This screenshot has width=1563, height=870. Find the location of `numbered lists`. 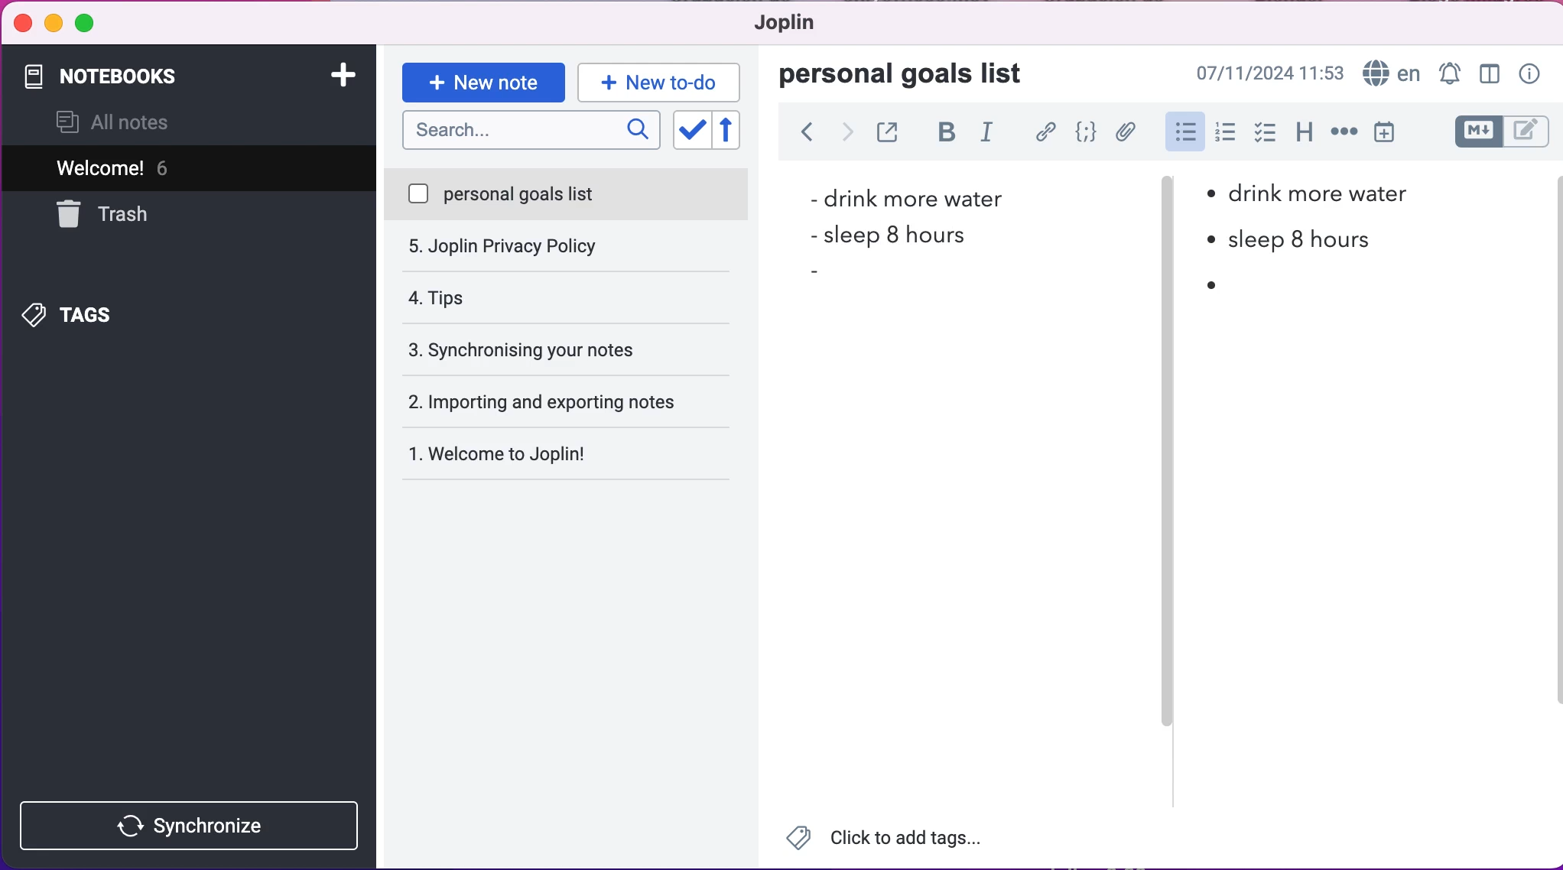

numbered lists is located at coordinates (1225, 135).